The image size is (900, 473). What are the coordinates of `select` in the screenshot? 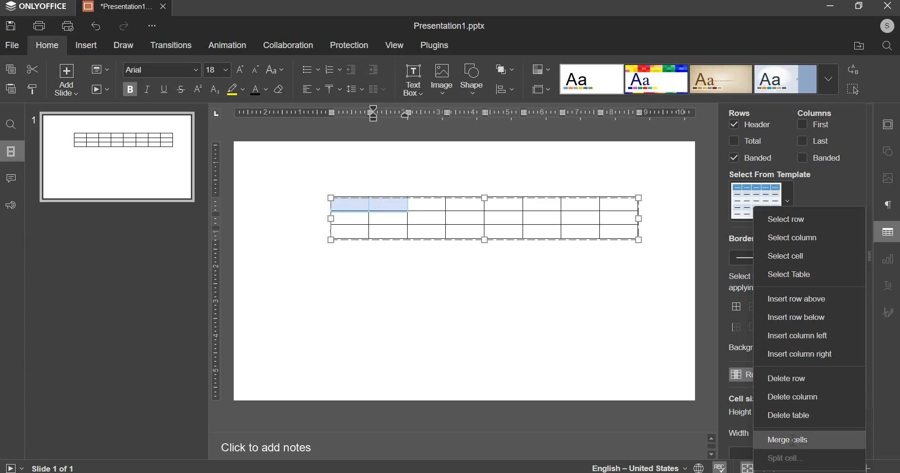 It's located at (853, 90).